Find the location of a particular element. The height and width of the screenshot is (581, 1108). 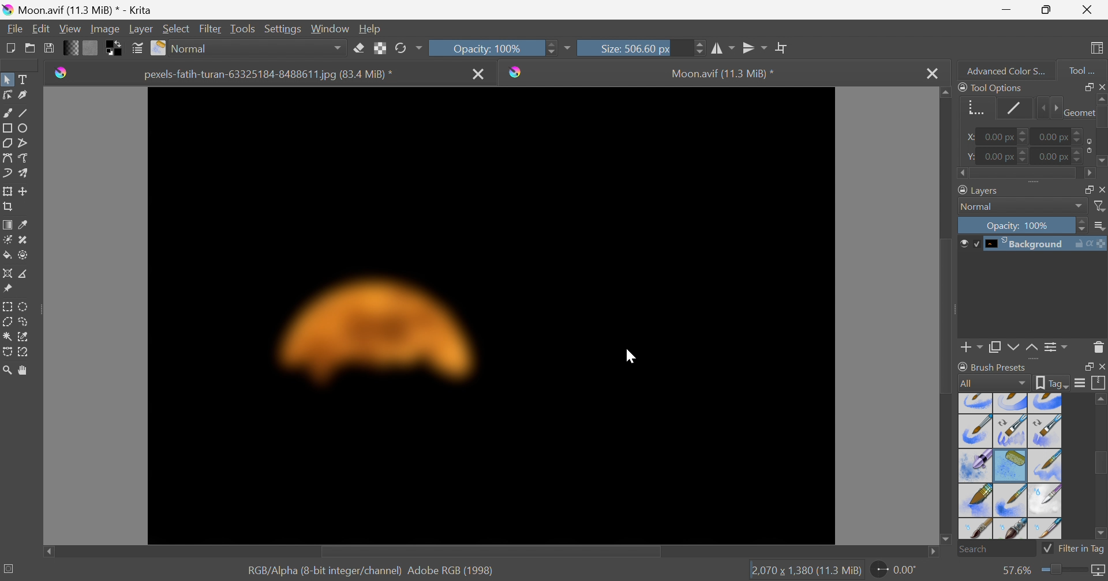

Multibrush tool is located at coordinates (25, 173).